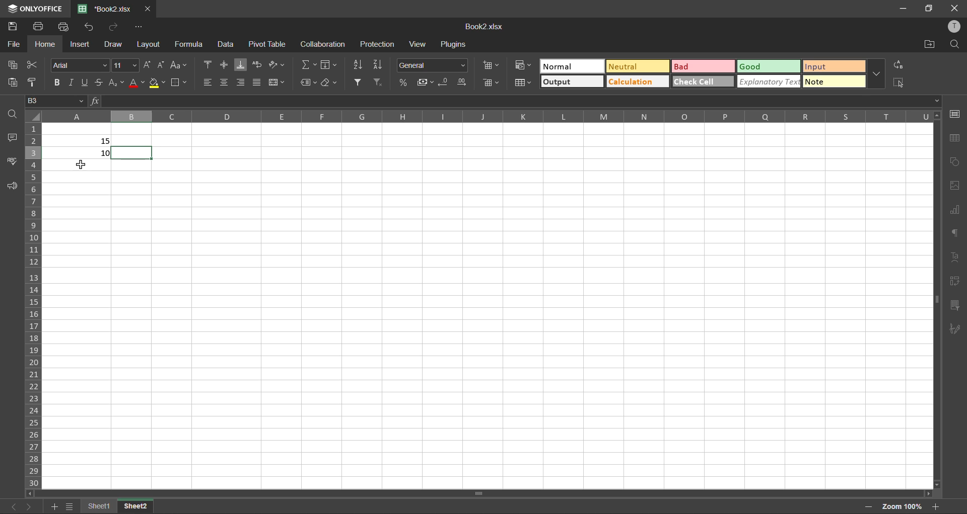  What do you see at coordinates (103, 153) in the screenshot?
I see `10` at bounding box center [103, 153].